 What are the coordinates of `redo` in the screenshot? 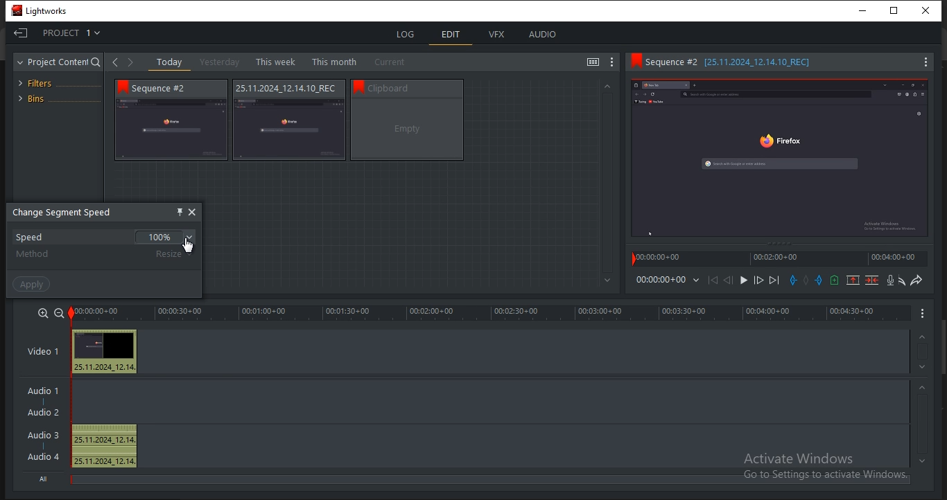 It's located at (918, 280).